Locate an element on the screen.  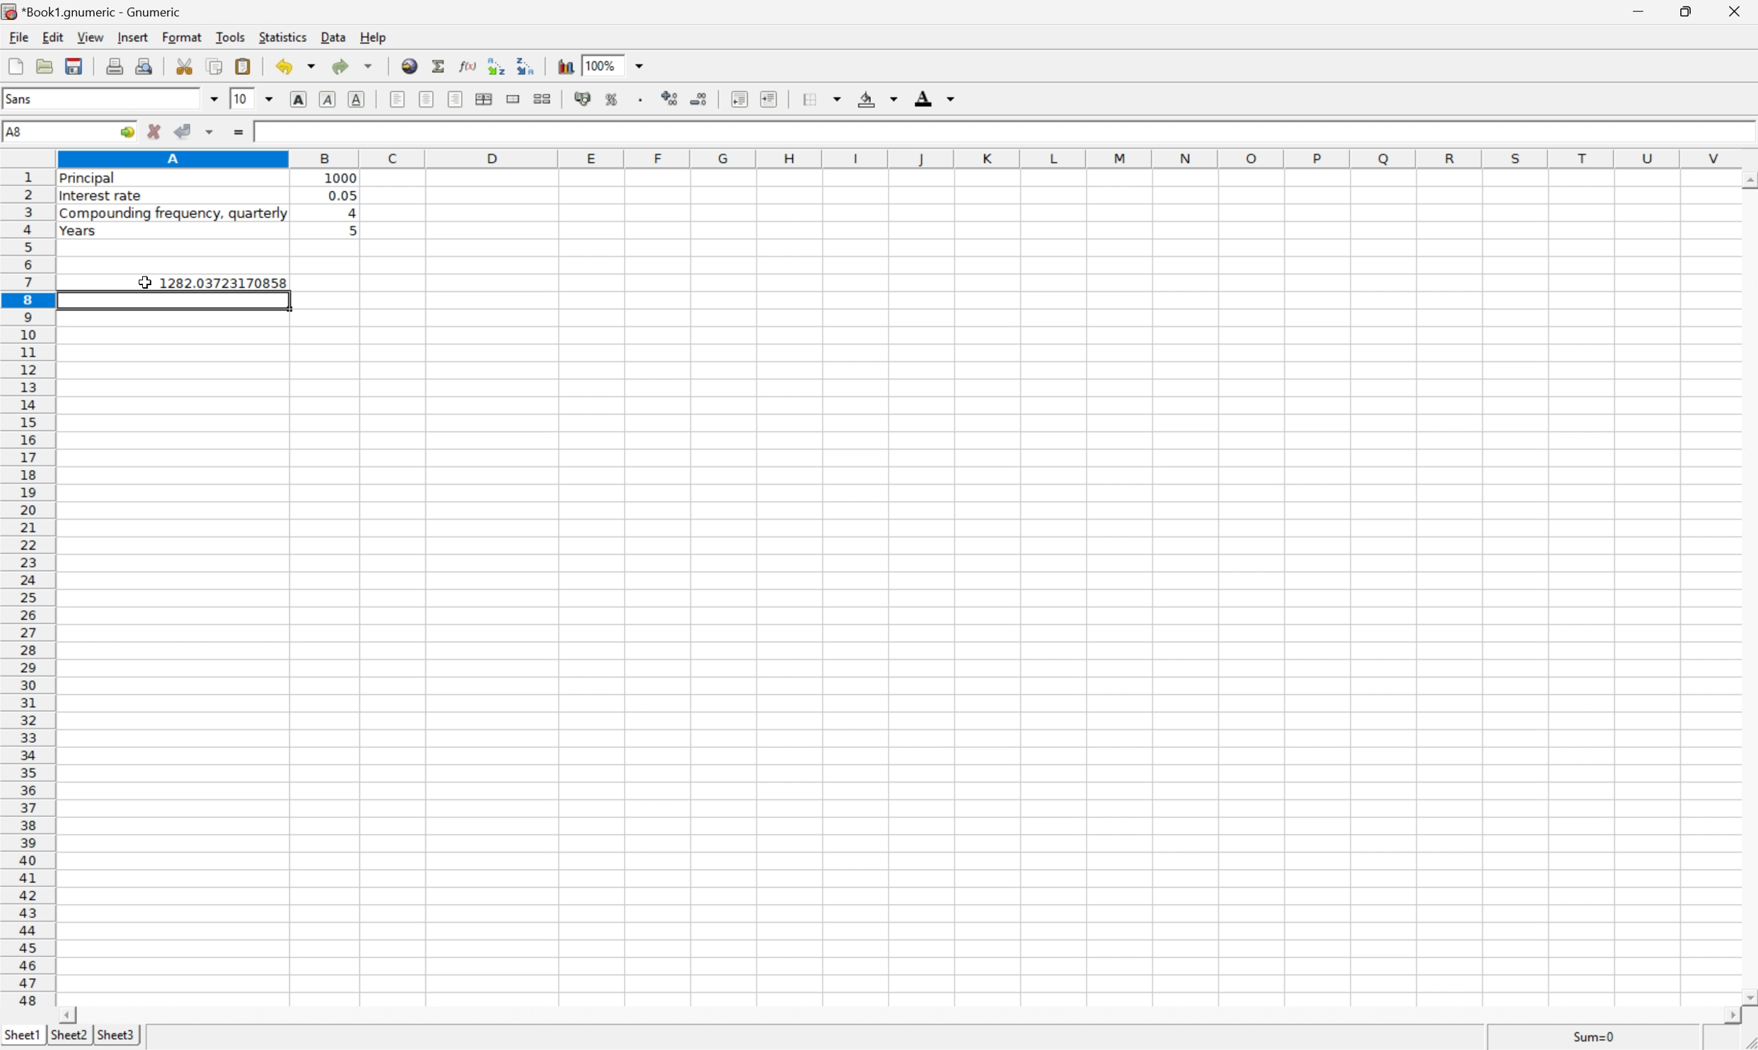
sheet1 is located at coordinates (21, 1037).